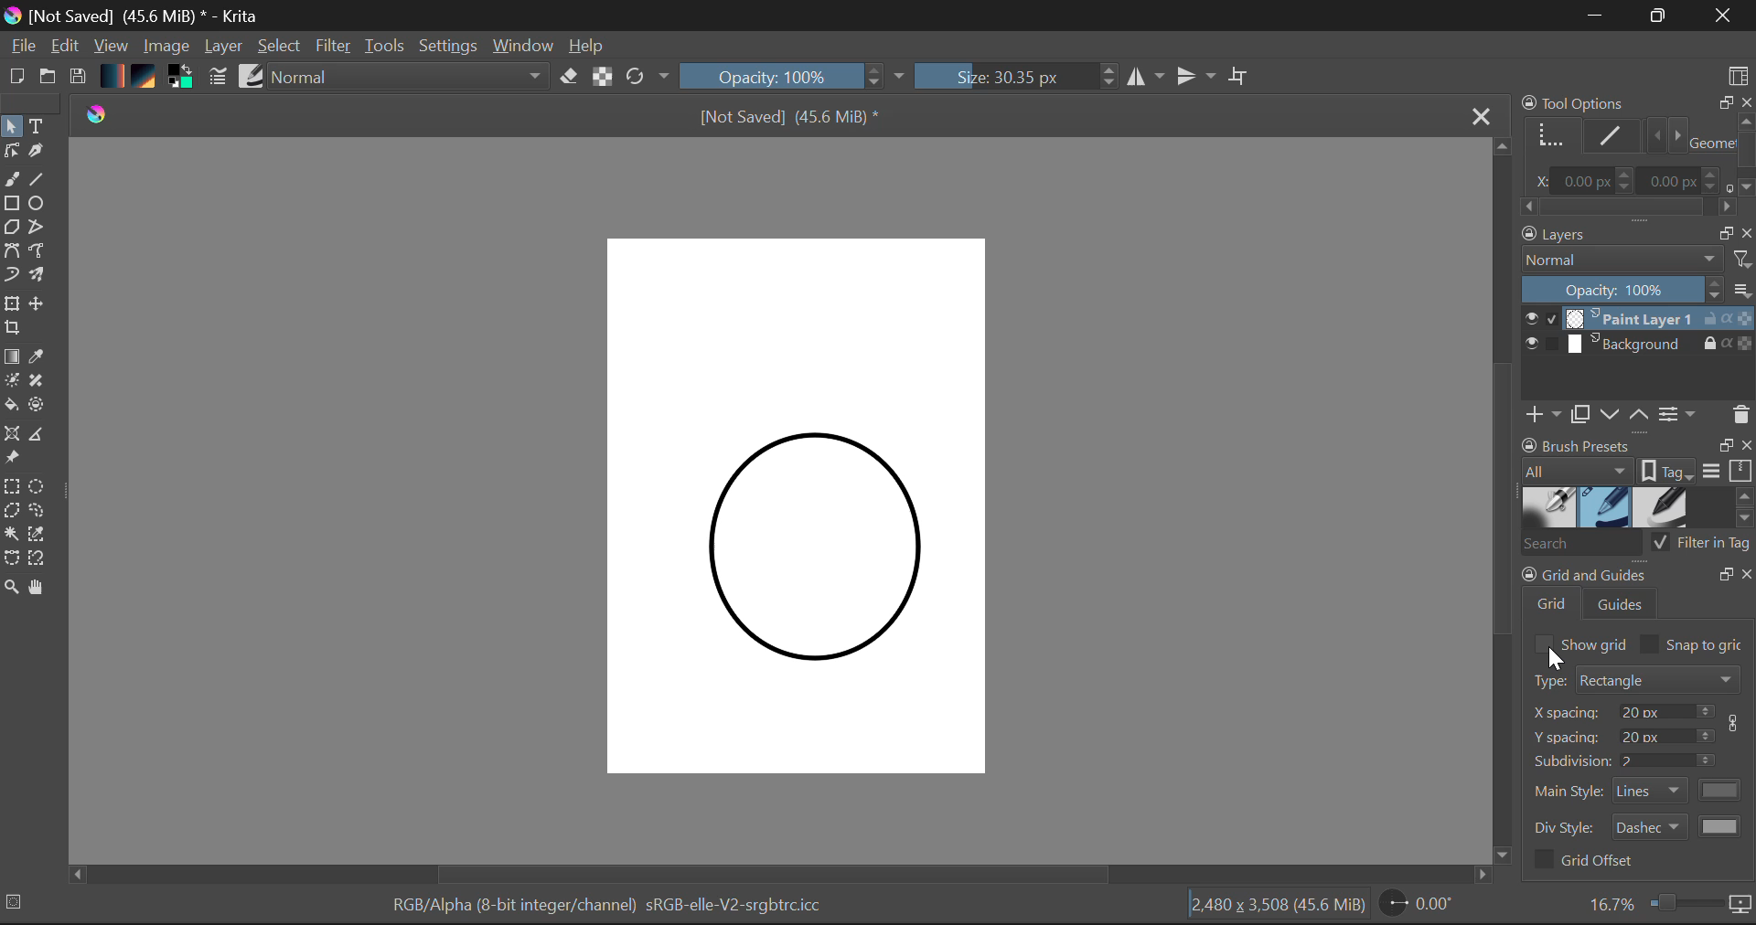 The image size is (1756, 925). What do you see at coordinates (1668, 905) in the screenshot?
I see `Zoom` at bounding box center [1668, 905].